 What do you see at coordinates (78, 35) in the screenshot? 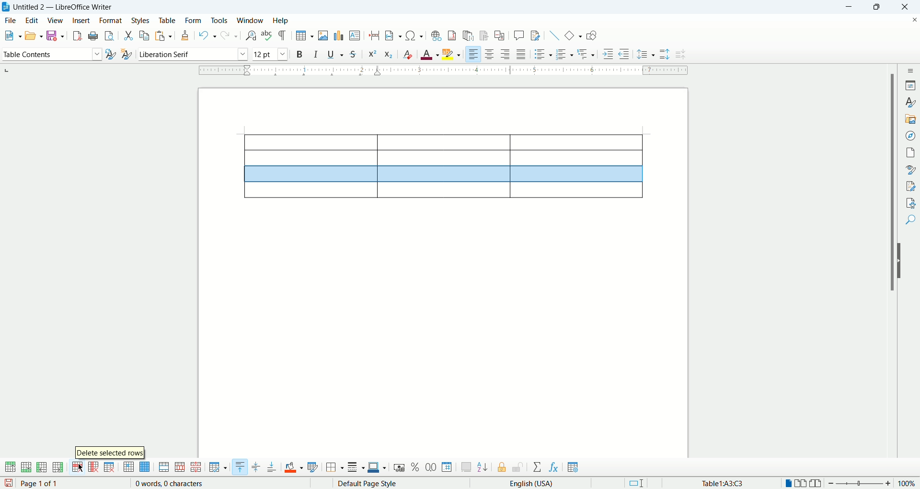
I see `export as PDF` at bounding box center [78, 35].